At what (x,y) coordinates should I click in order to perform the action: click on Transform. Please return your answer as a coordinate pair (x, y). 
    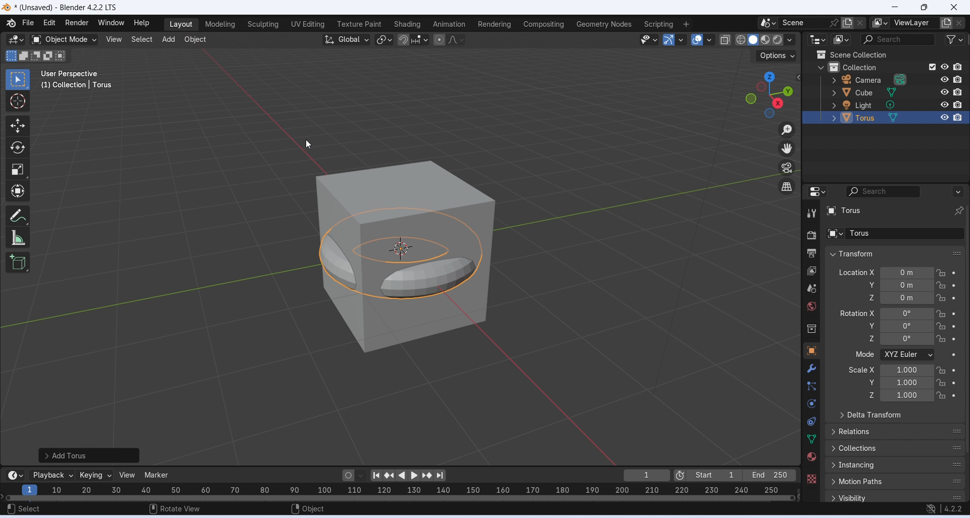
    Looking at the image, I should click on (850, 254).